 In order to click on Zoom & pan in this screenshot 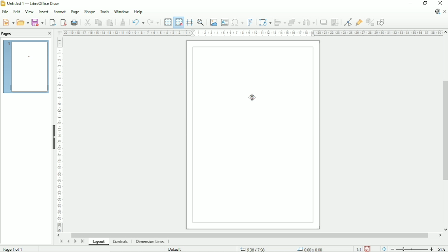, I will do `click(200, 22)`.